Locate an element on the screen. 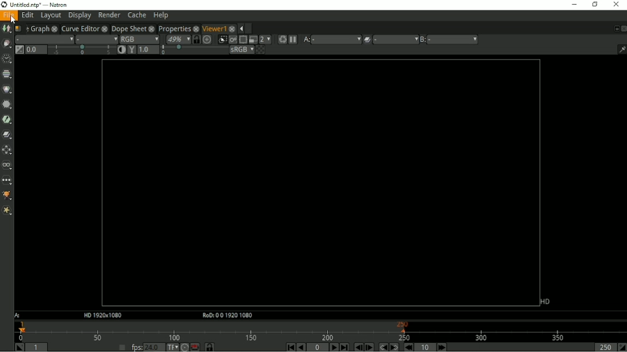 This screenshot has width=627, height=352. Pause updates is located at coordinates (293, 40).